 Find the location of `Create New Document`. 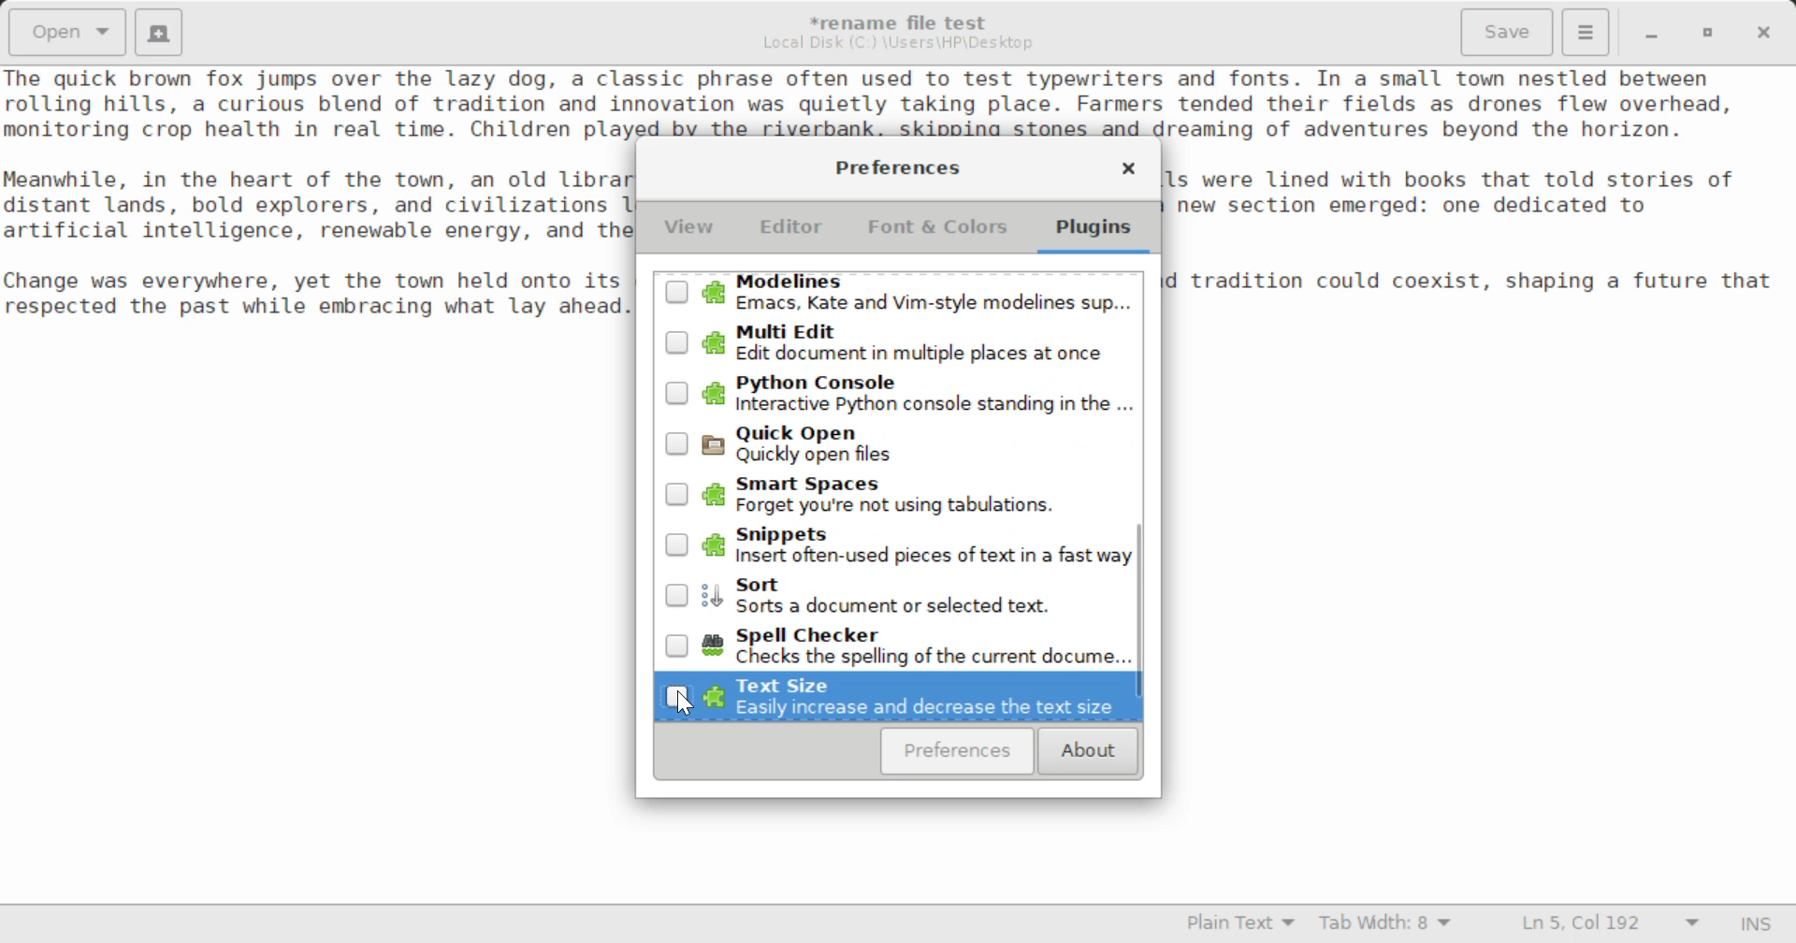

Create New Document is located at coordinates (157, 30).